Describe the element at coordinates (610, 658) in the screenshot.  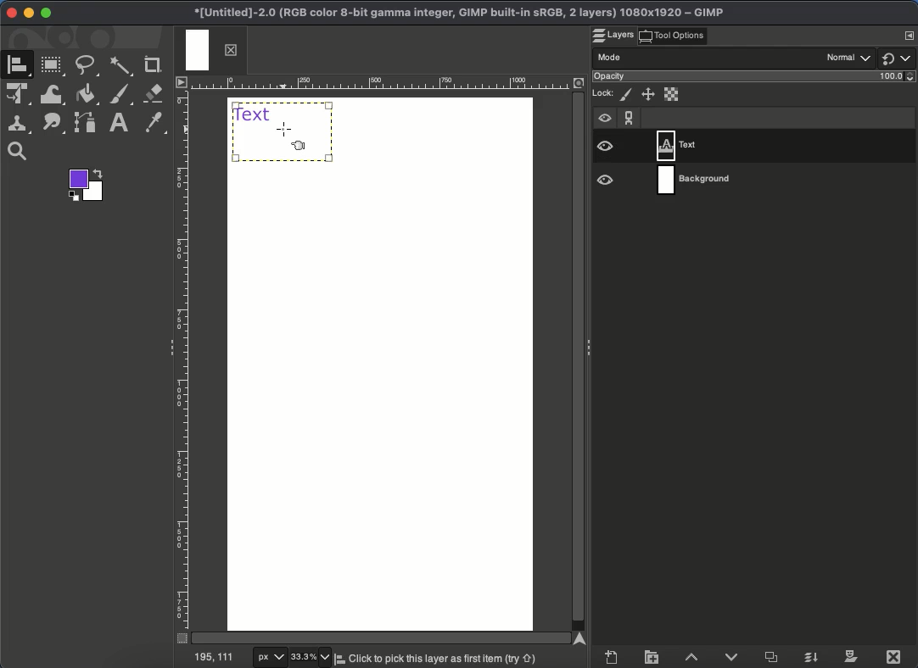
I see `Create new layer` at that location.